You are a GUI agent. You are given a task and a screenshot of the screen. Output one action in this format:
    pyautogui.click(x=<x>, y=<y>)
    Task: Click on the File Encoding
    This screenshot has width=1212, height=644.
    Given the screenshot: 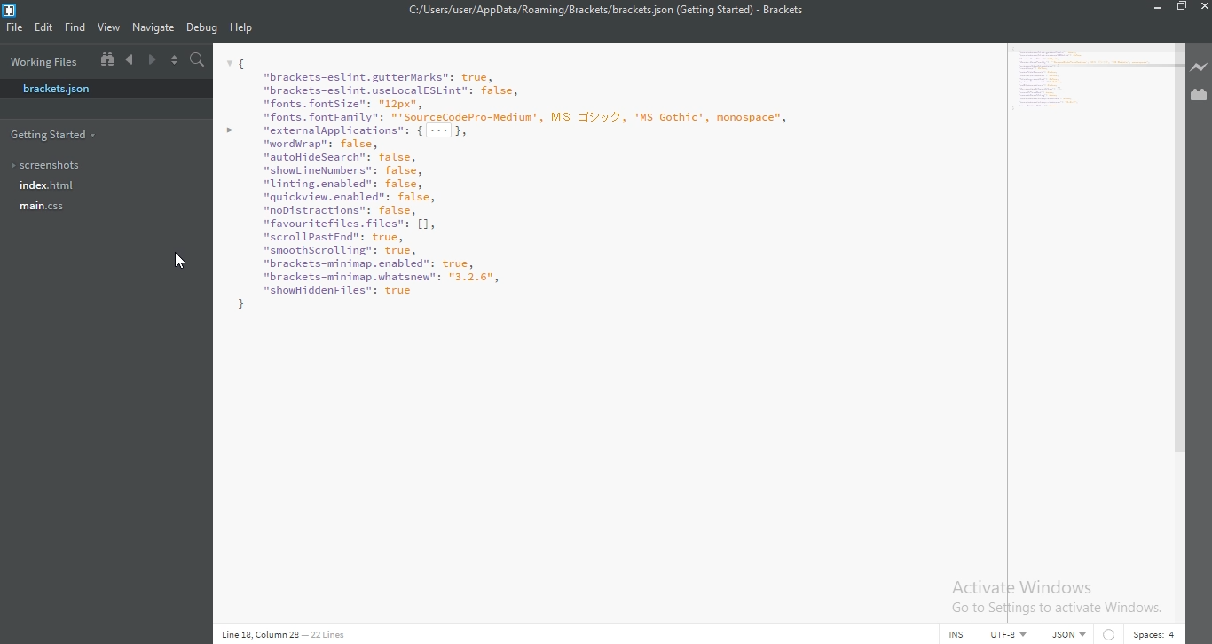 What is the action you would take?
    pyautogui.click(x=1011, y=635)
    